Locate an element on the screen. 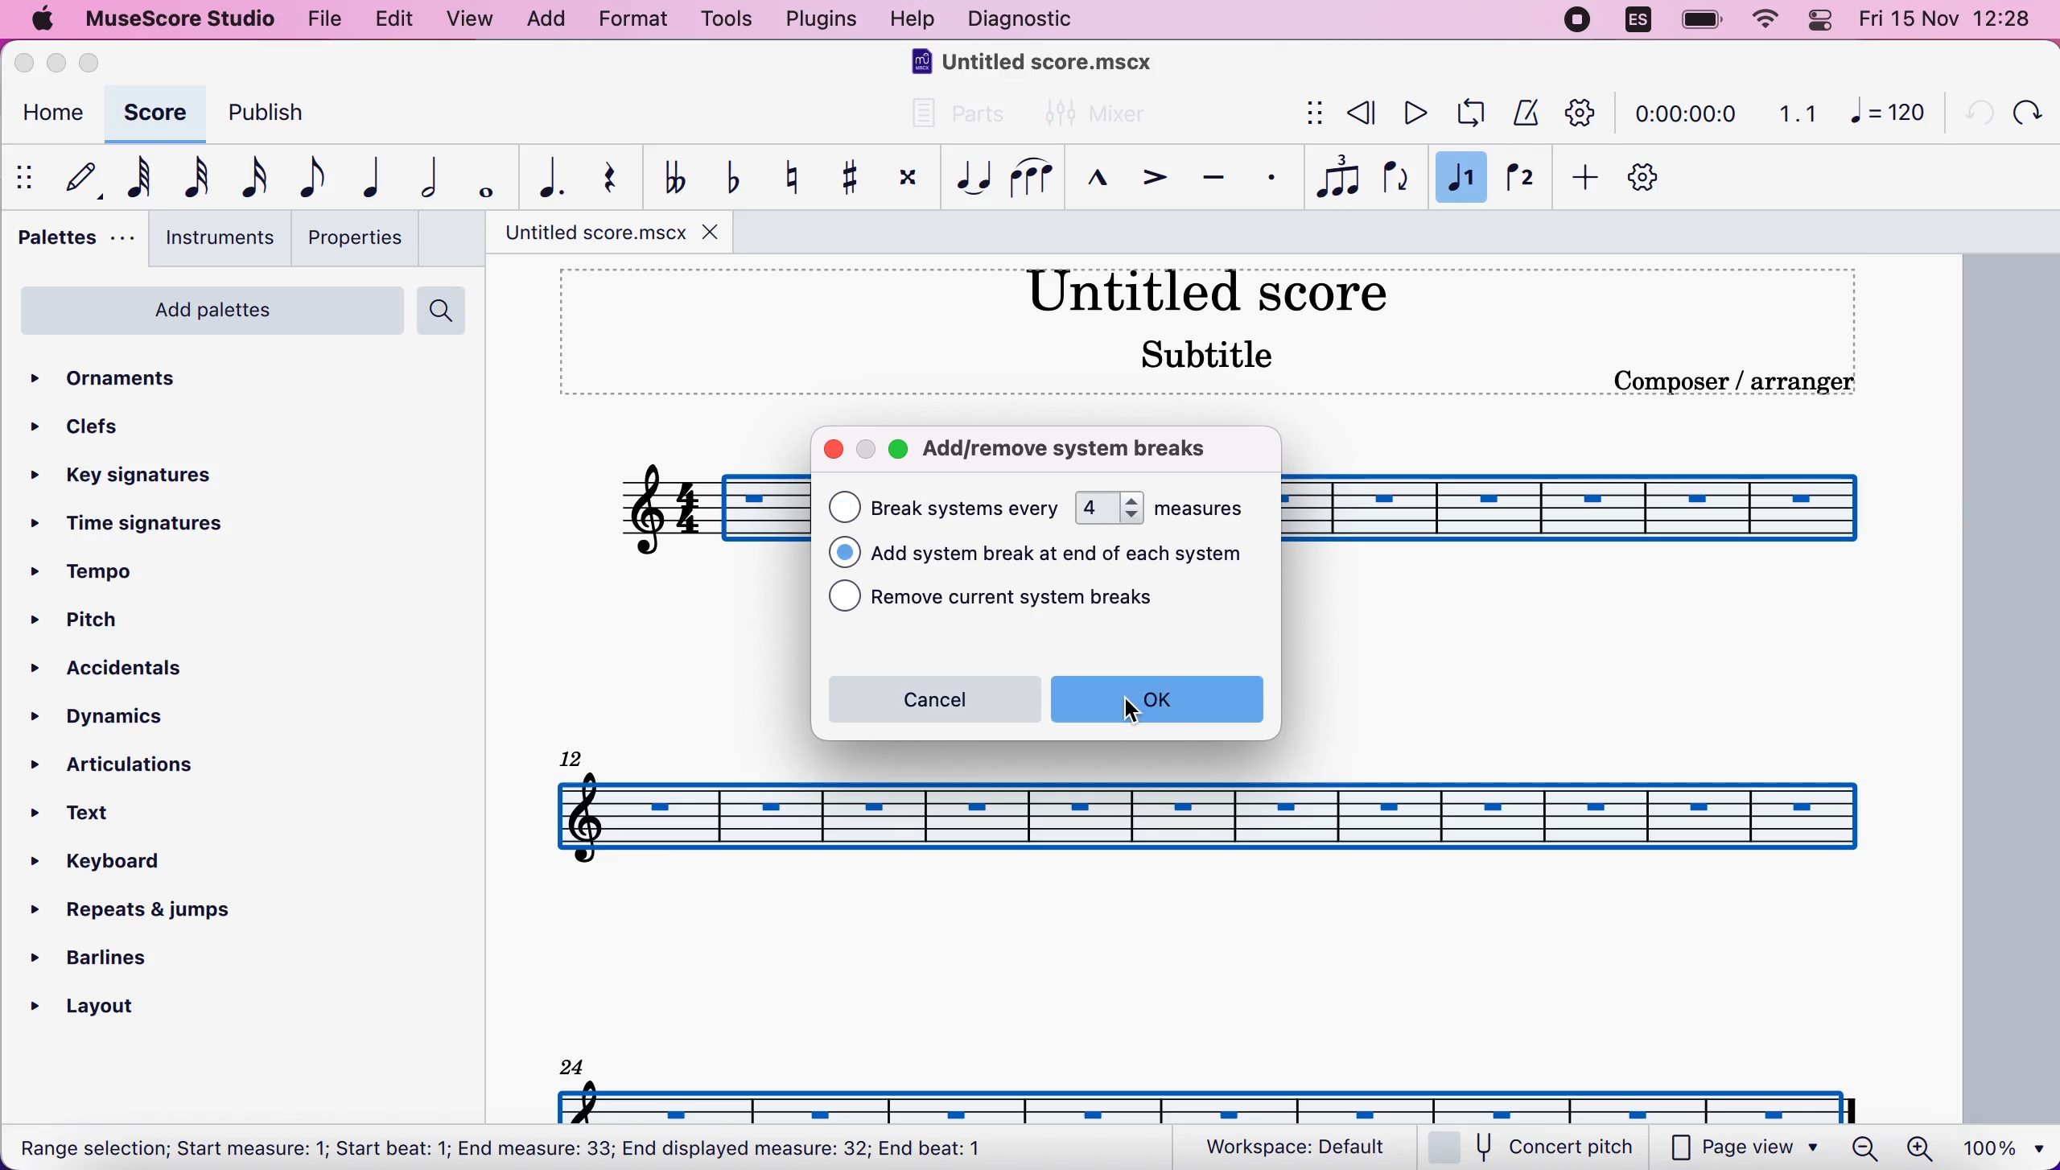 Image resolution: width=2060 pixels, height=1170 pixels. undo is located at coordinates (1971, 110).